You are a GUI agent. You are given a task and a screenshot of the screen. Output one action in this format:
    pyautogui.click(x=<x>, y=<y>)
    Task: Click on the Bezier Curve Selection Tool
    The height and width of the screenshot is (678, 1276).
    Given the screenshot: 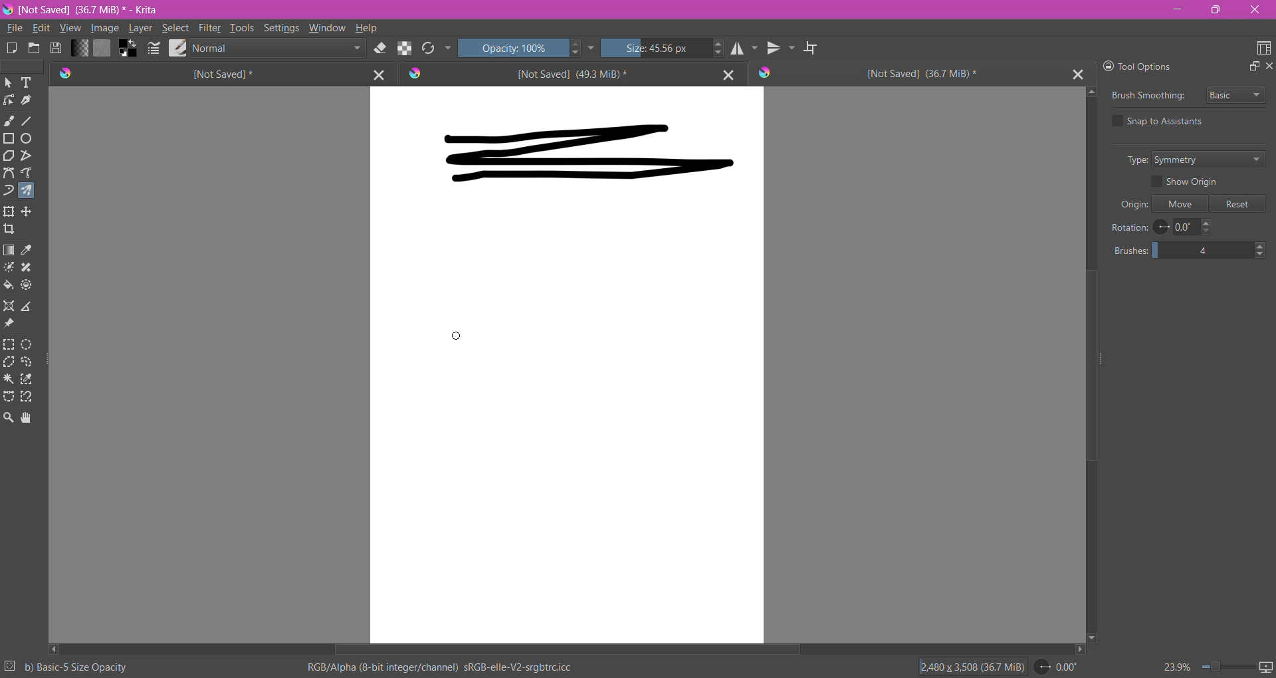 What is the action you would take?
    pyautogui.click(x=9, y=397)
    